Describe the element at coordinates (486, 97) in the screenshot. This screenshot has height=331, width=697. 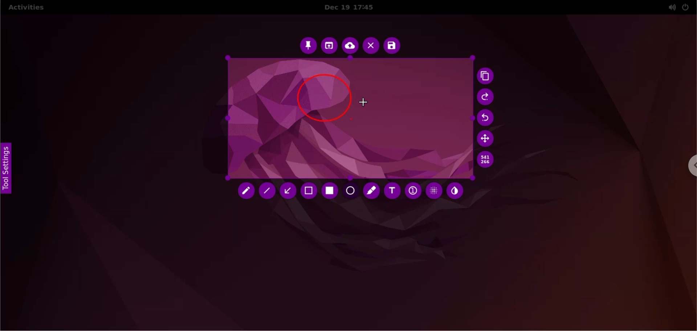
I see `redo` at that location.